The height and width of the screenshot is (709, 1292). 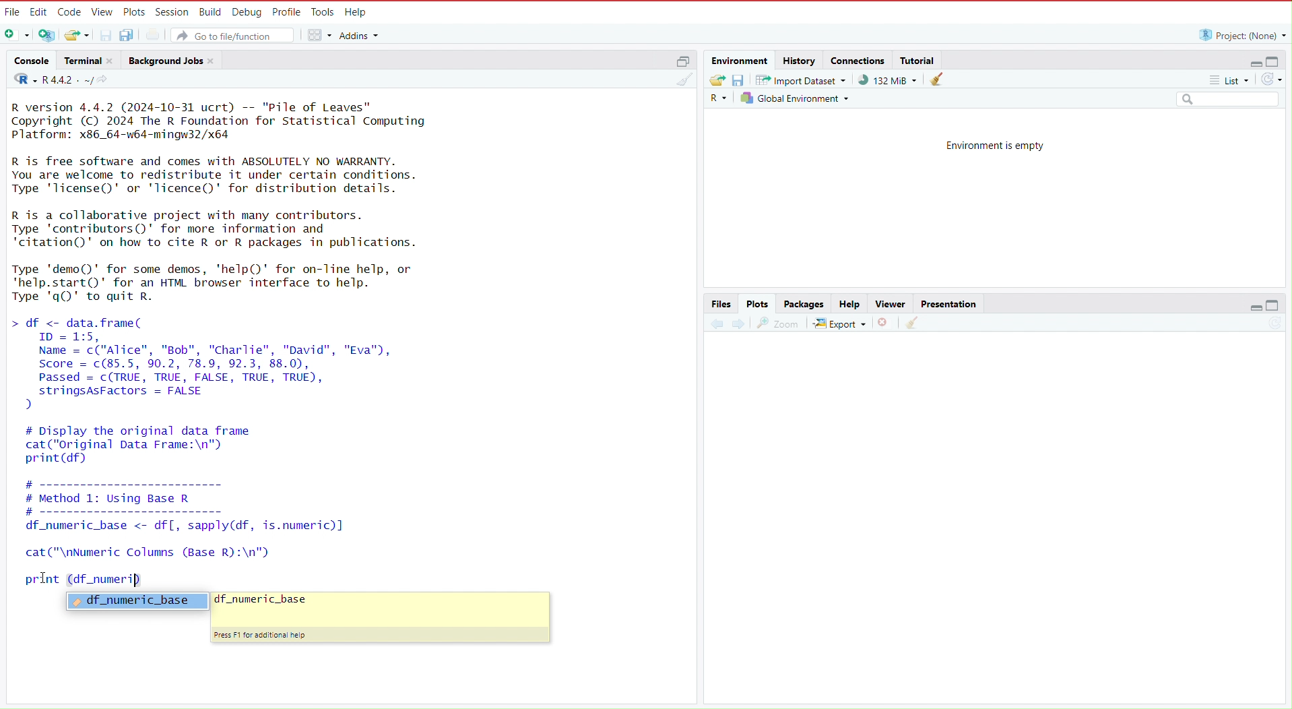 I want to click on Plots, so click(x=136, y=11).